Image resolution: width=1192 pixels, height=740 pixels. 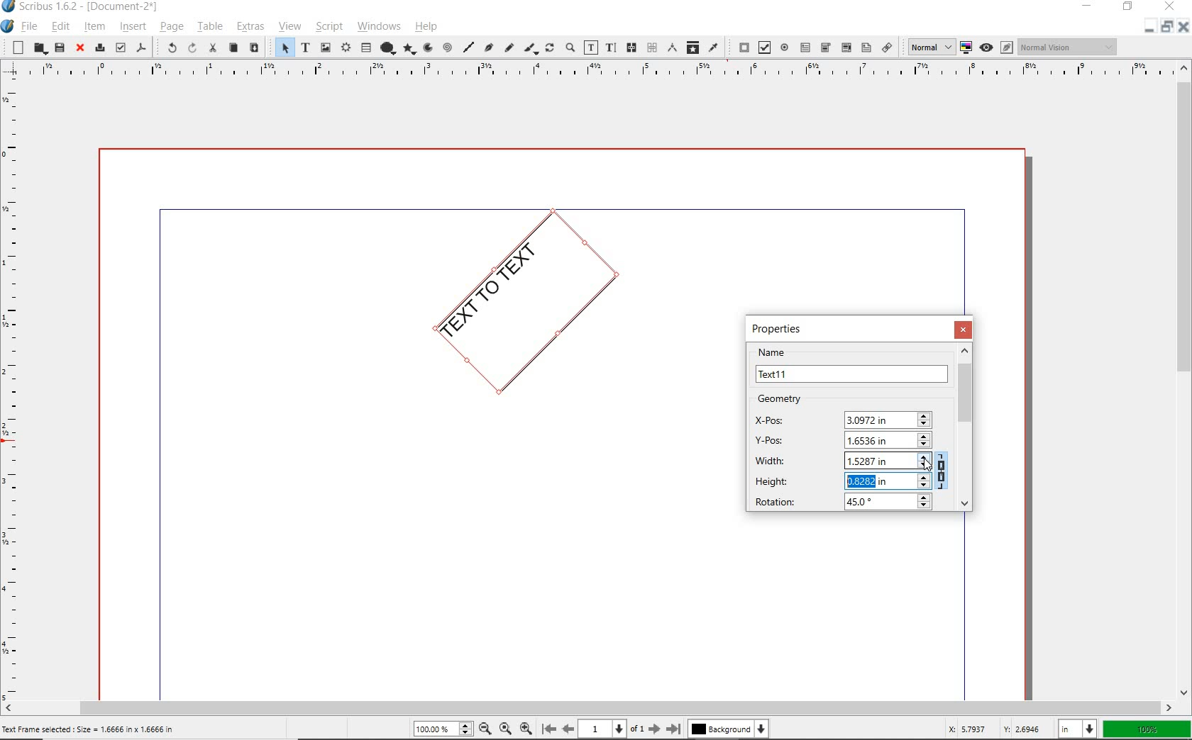 I want to click on move to first, so click(x=548, y=729).